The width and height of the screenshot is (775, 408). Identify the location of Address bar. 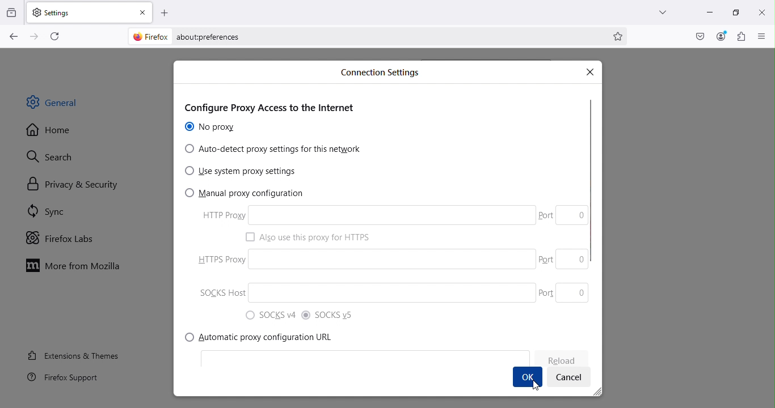
(361, 35).